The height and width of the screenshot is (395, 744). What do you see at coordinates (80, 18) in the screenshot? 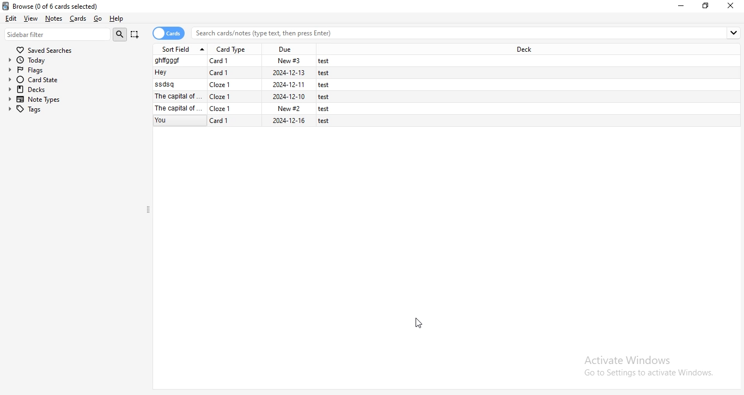
I see `Cards` at bounding box center [80, 18].